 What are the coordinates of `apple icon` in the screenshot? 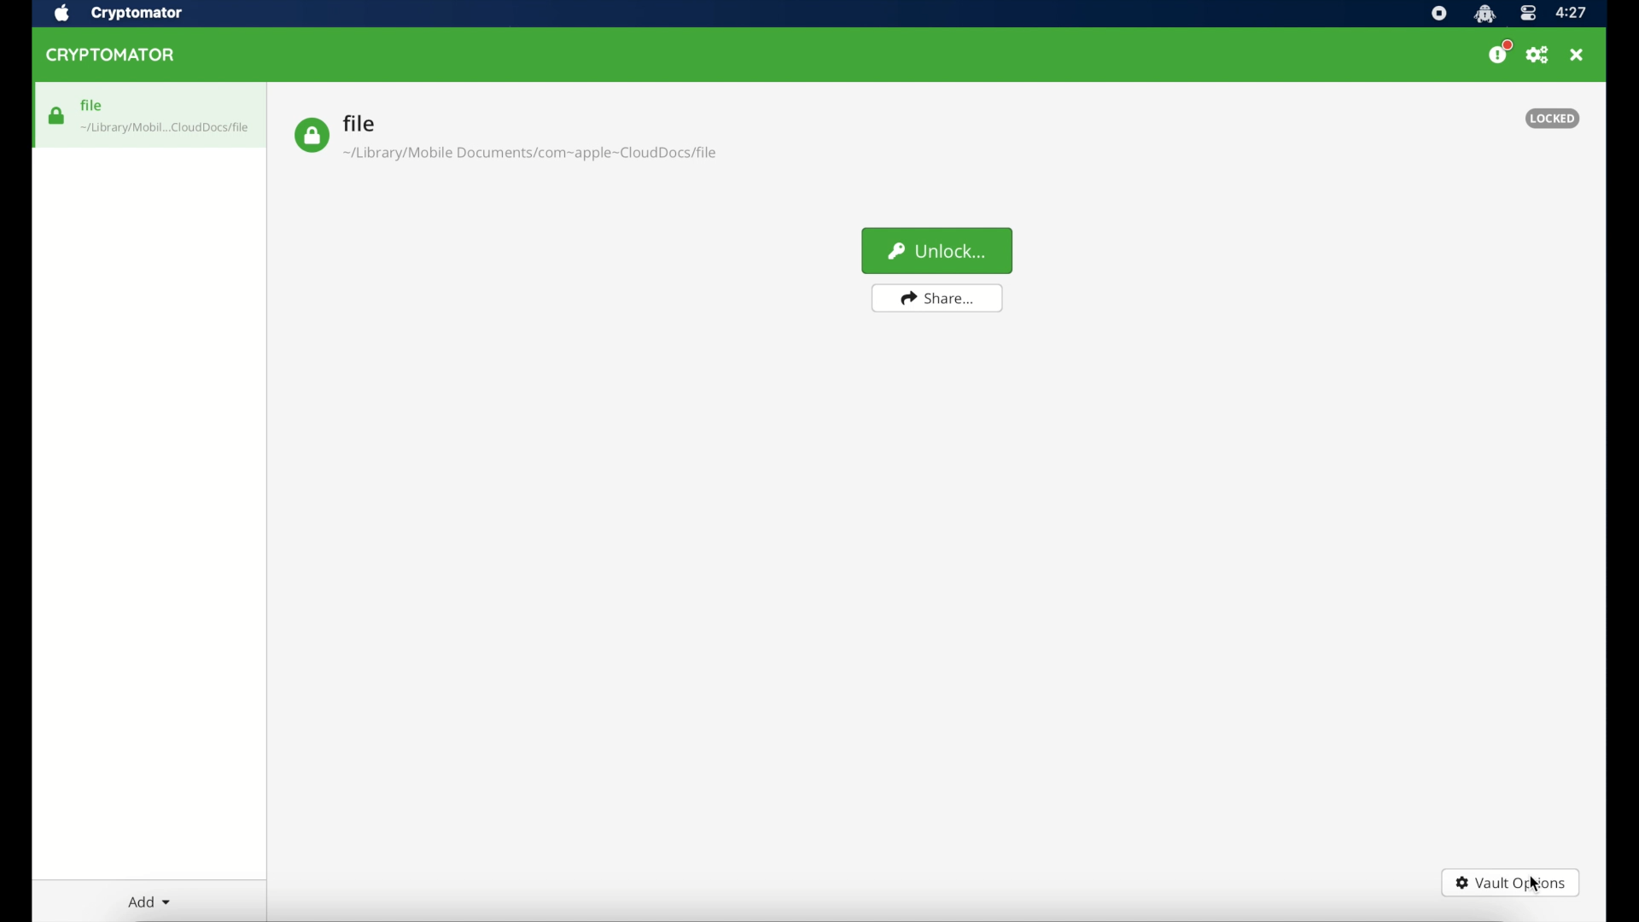 It's located at (61, 14).